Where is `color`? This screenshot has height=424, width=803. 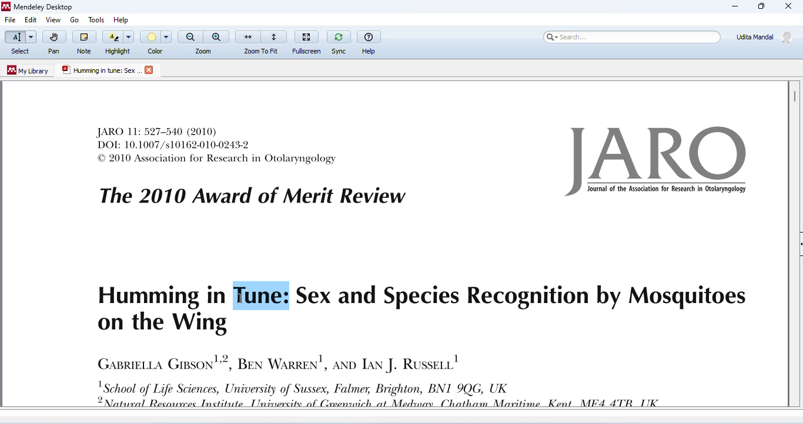
color is located at coordinates (157, 42).